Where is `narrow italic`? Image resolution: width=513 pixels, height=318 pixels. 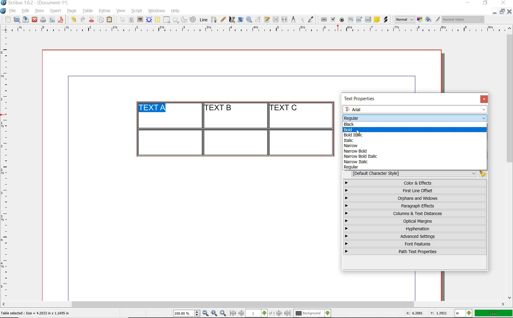 narrow italic is located at coordinates (356, 162).